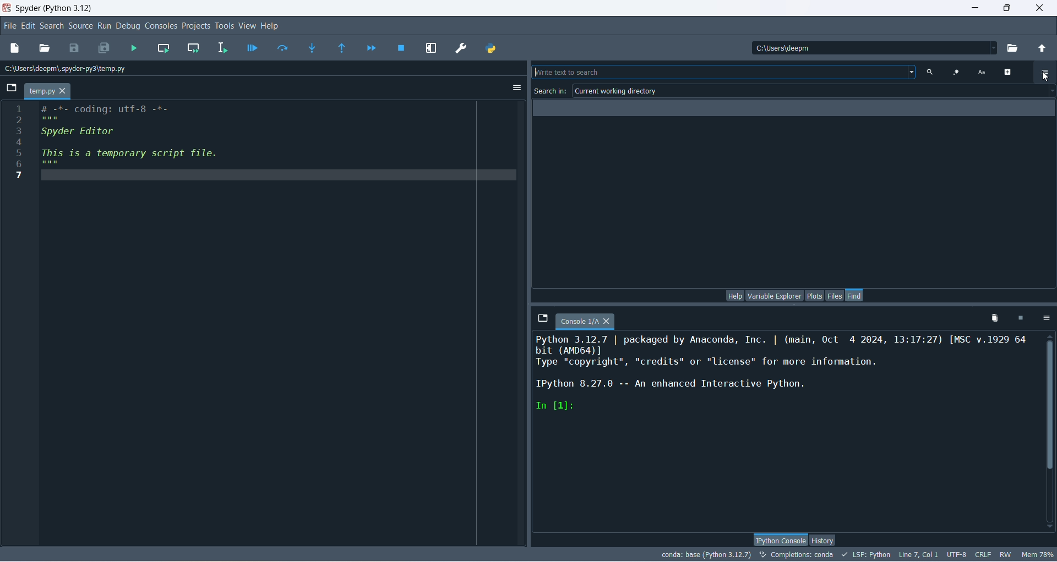 The height and width of the screenshot is (562, 1057). I want to click on options, so click(516, 89).